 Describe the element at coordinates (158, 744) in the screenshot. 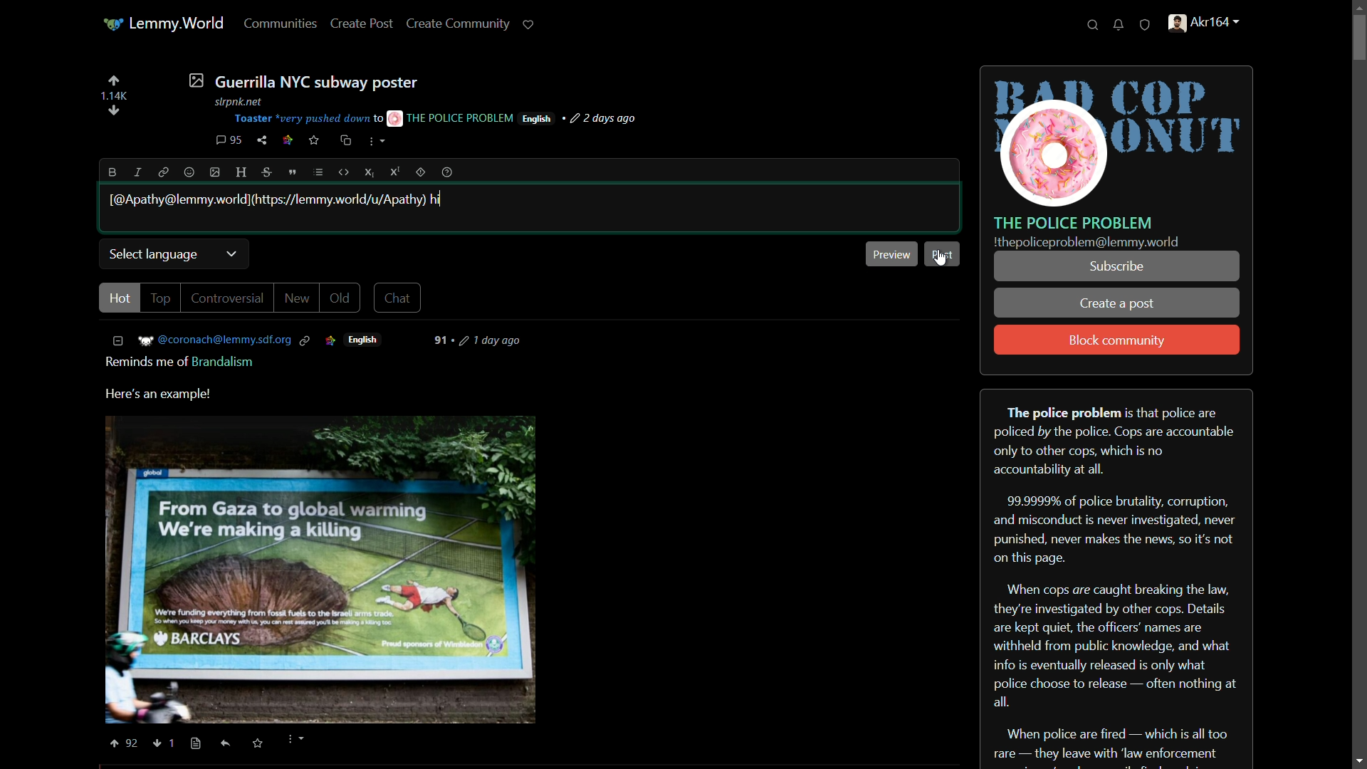

I see `` at that location.